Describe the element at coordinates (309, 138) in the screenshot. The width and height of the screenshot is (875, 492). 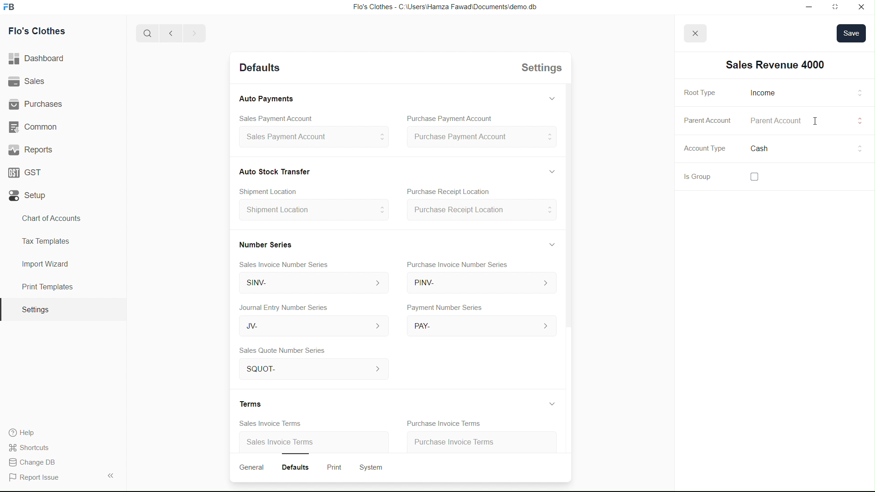
I see `sales Payment Account` at that location.